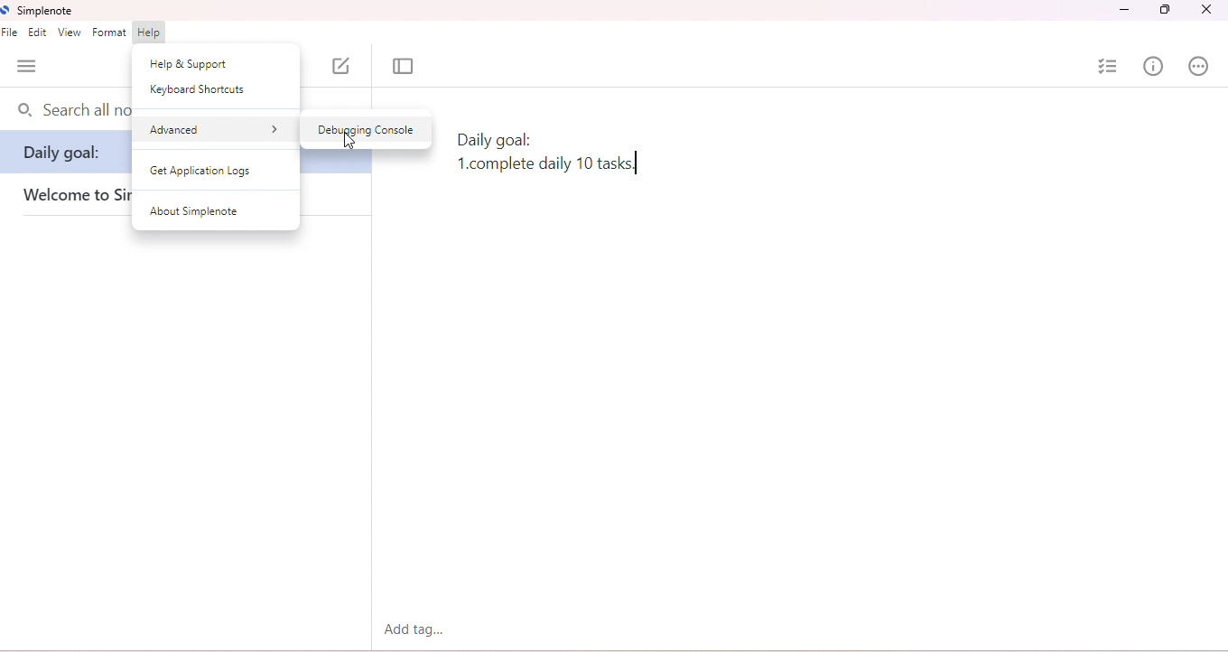 This screenshot has height=652, width=1228. What do you see at coordinates (69, 111) in the screenshot?
I see `search bar` at bounding box center [69, 111].